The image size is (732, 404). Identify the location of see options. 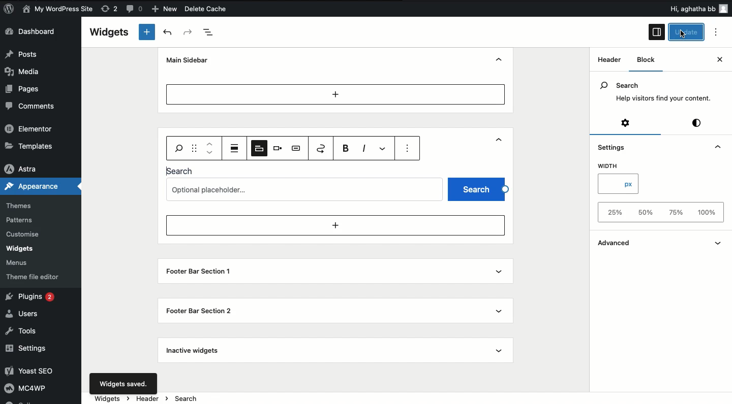
(409, 149).